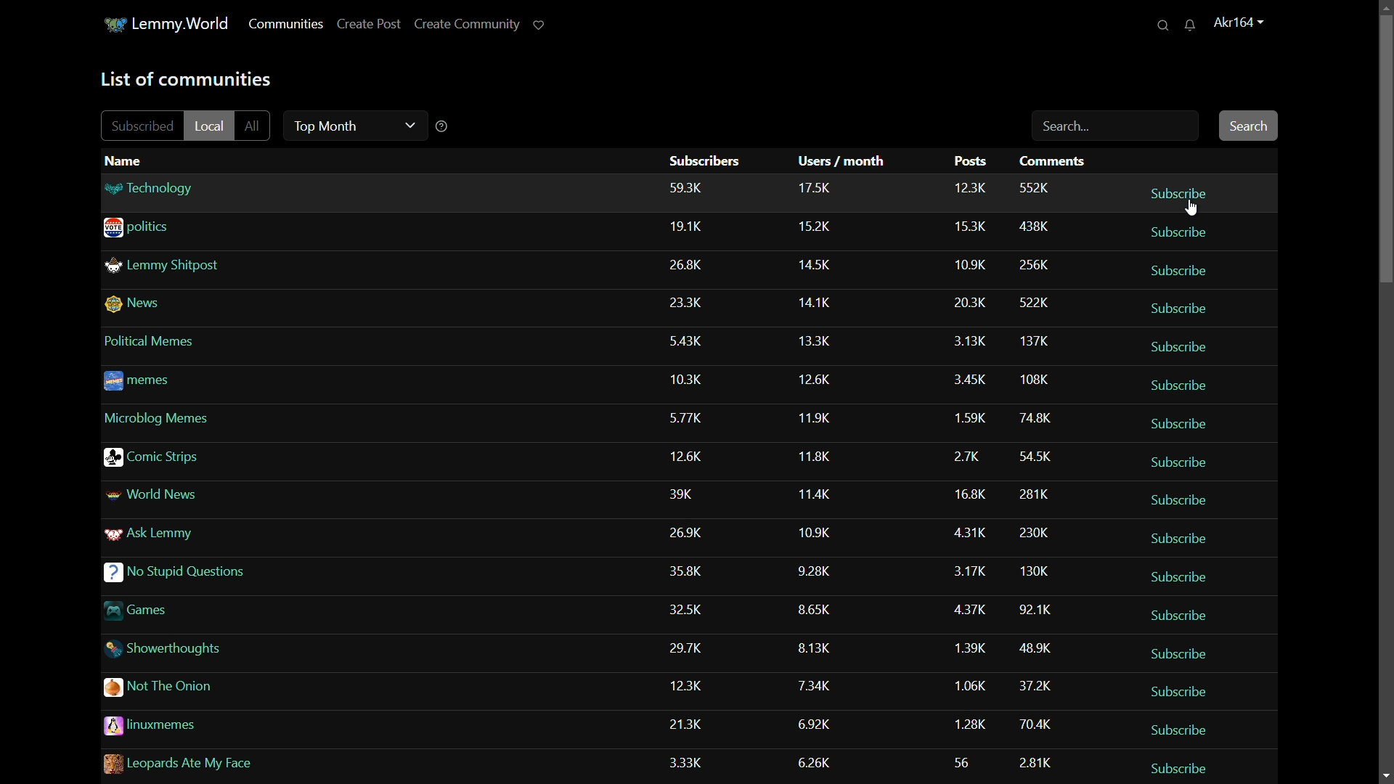 The height and width of the screenshot is (784, 1394). Describe the element at coordinates (820, 298) in the screenshot. I see `user per month` at that location.